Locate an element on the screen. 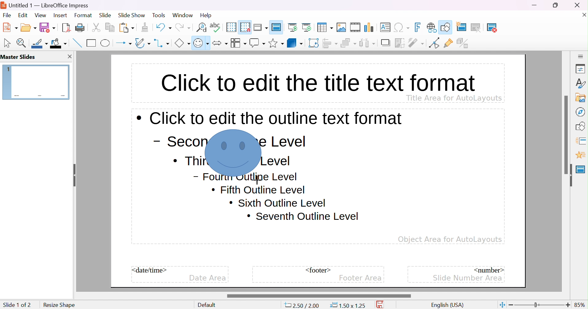 Image resolution: width=588 pixels, height=309 pixels. new is located at coordinates (11, 27).